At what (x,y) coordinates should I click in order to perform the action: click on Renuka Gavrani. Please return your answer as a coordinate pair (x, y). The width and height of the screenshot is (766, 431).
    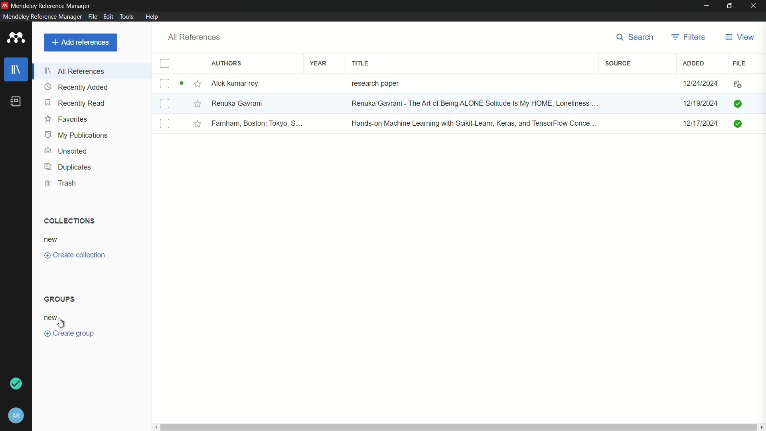
    Looking at the image, I should click on (237, 103).